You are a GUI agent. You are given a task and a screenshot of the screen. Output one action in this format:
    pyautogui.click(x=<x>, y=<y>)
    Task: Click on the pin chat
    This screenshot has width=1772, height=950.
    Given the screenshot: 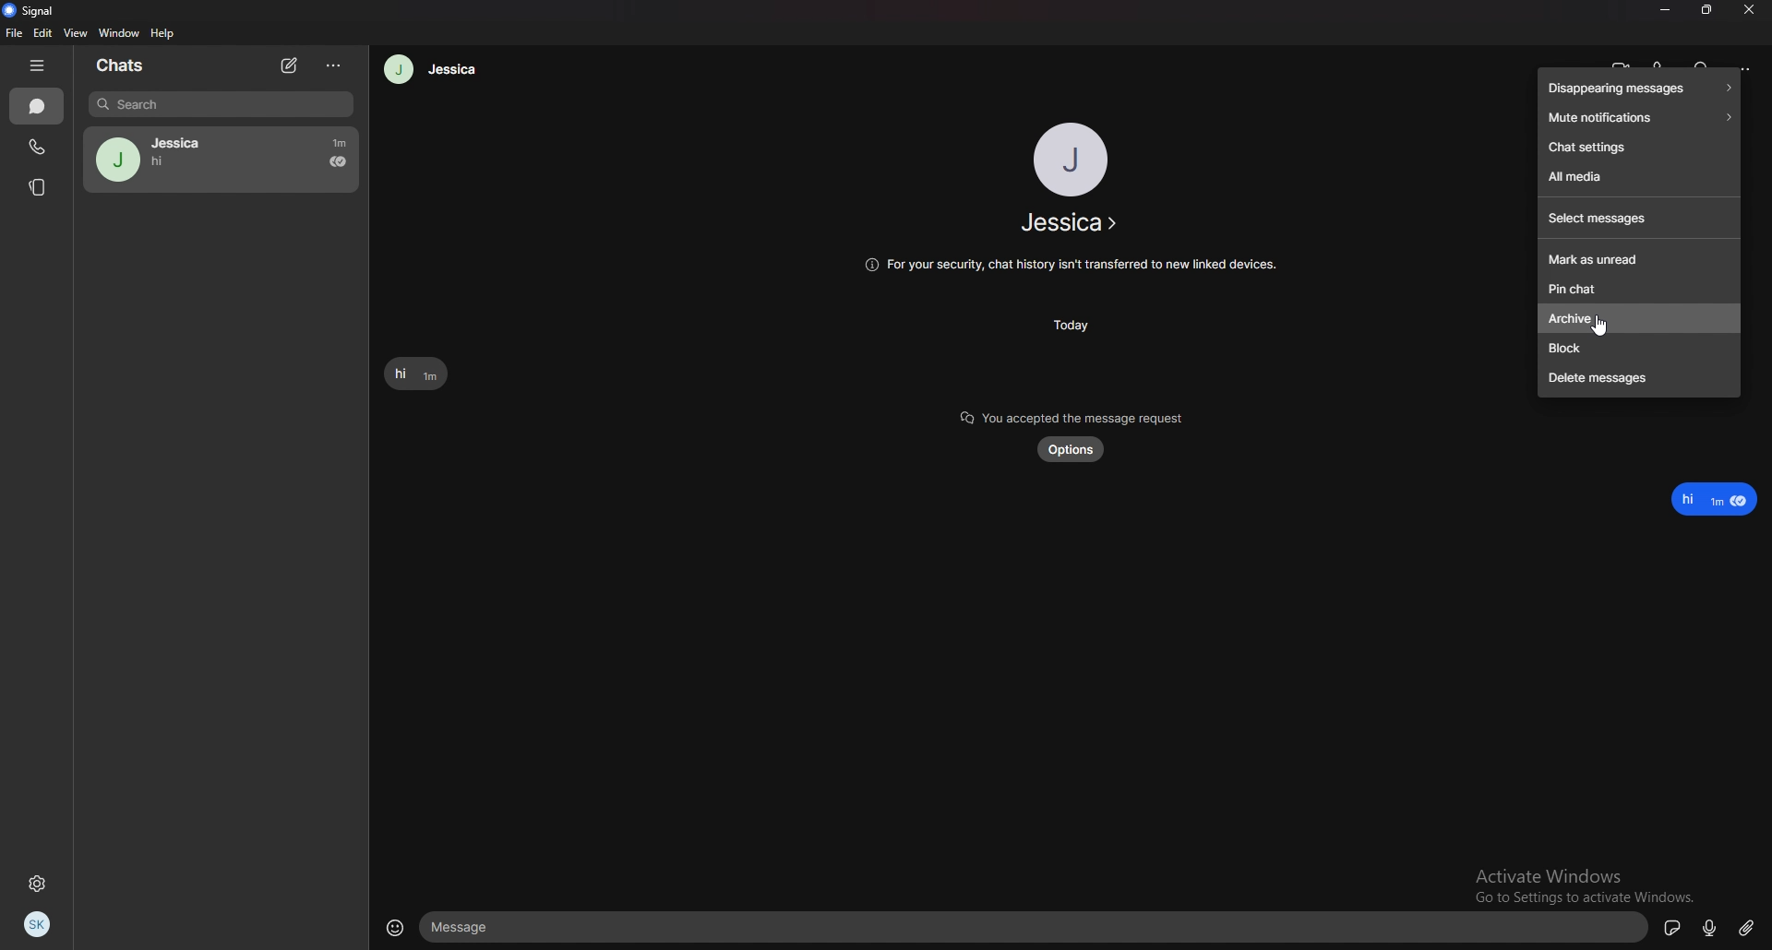 What is the action you would take?
    pyautogui.click(x=1634, y=287)
    